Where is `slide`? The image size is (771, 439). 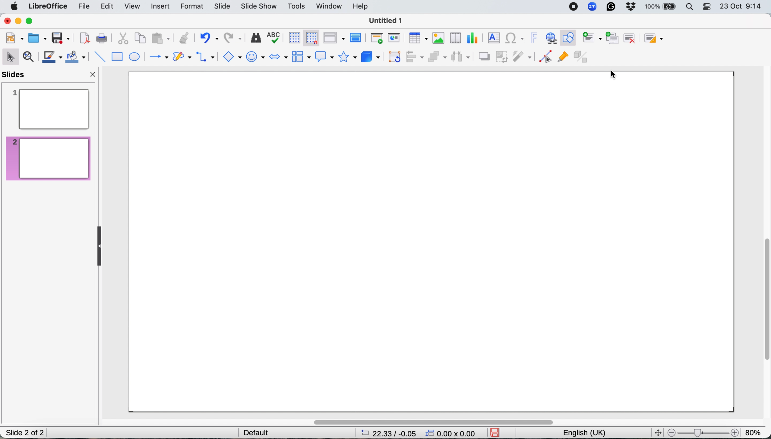 slide is located at coordinates (221, 5).